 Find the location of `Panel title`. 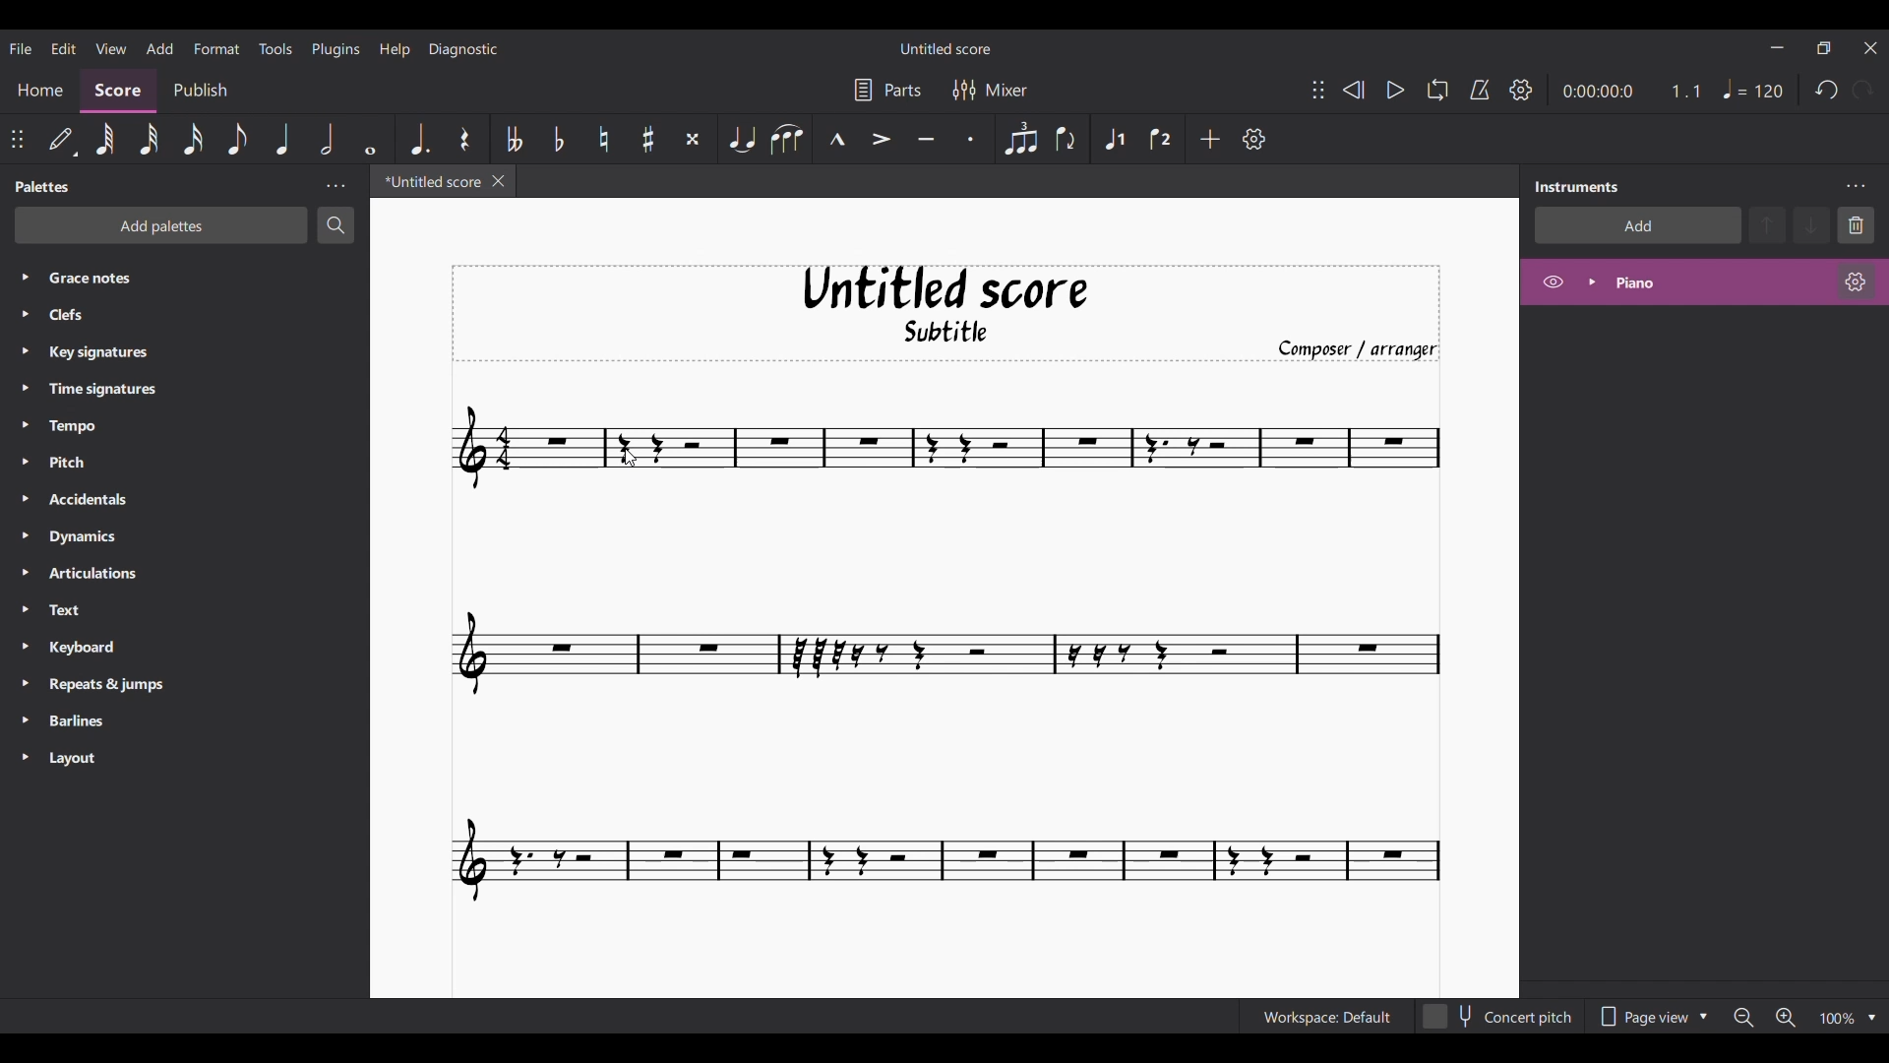

Panel title is located at coordinates (44, 186).